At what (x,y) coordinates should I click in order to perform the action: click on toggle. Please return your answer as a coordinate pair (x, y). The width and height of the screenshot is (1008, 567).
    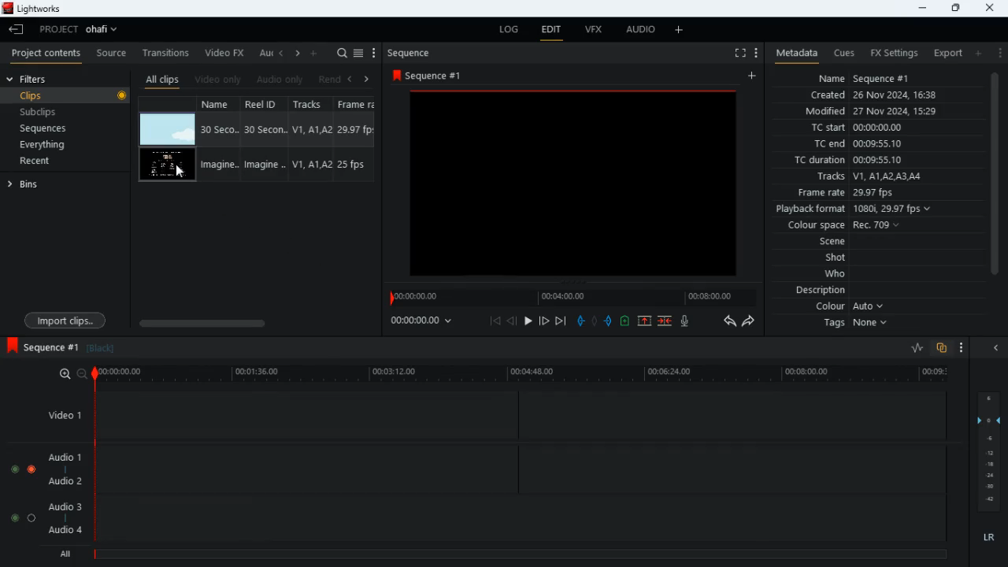
    Looking at the image, I should click on (11, 517).